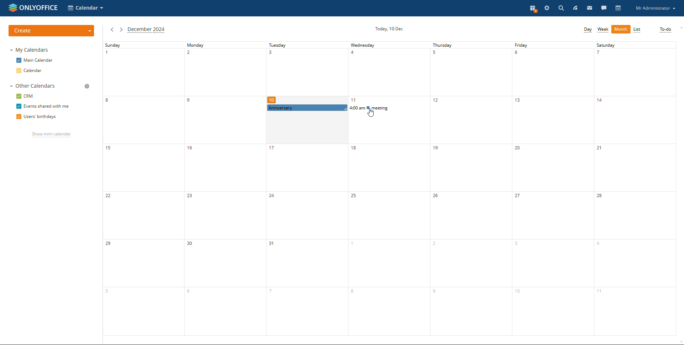 The width and height of the screenshot is (684, 345). I want to click on current month, so click(146, 30).